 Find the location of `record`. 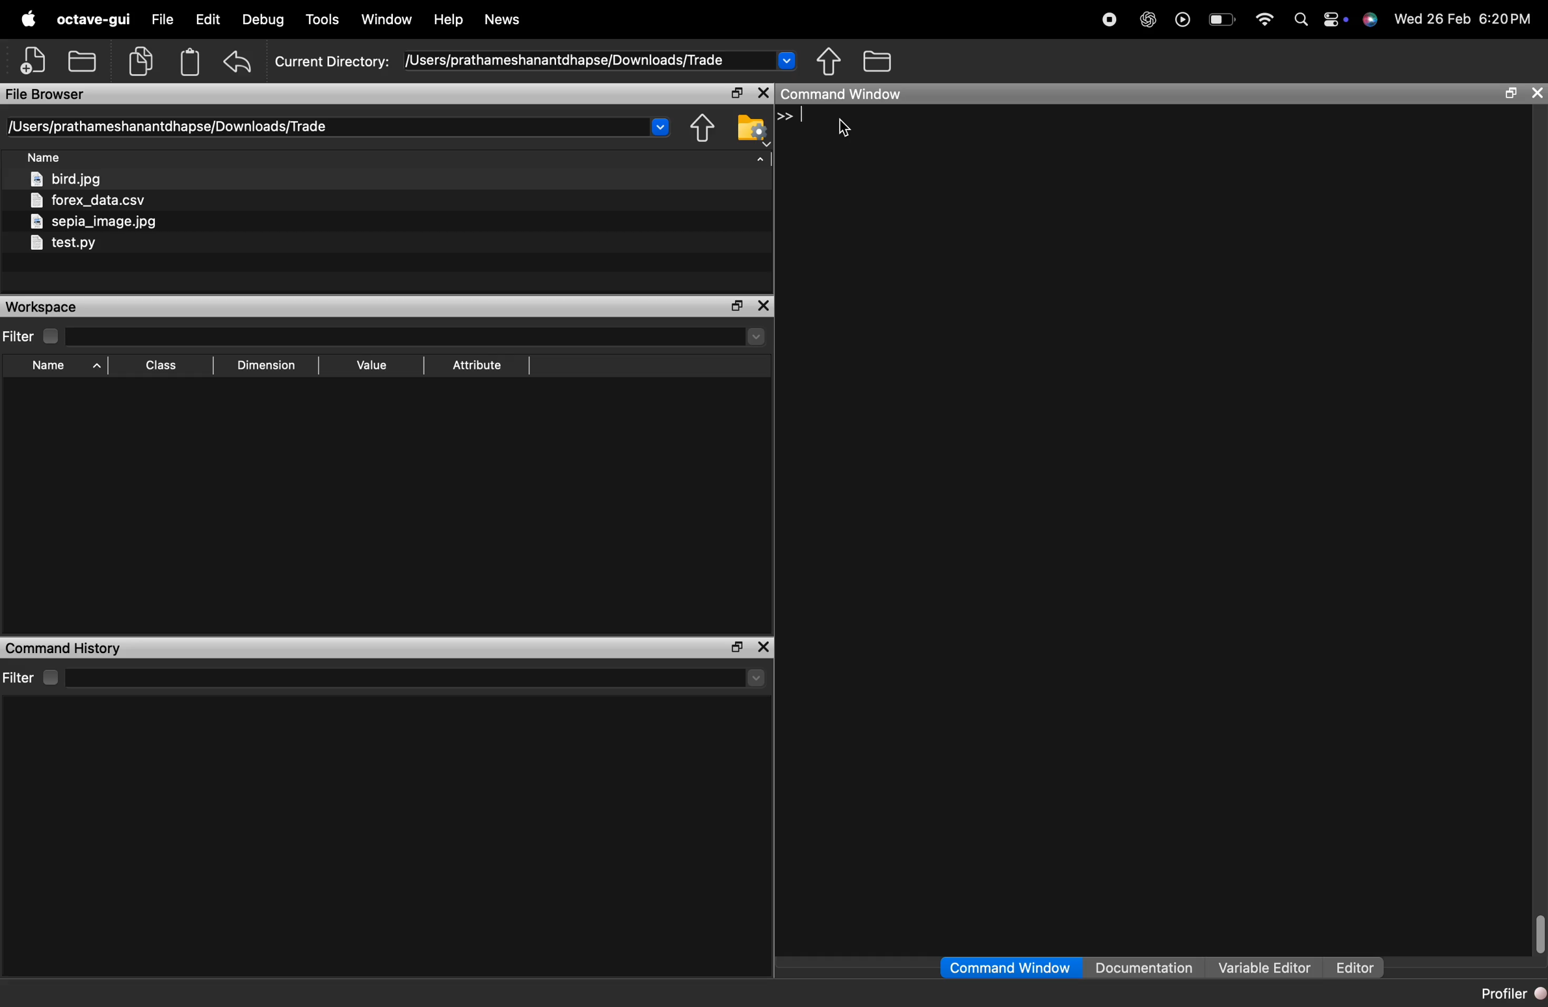

record is located at coordinates (1110, 20).